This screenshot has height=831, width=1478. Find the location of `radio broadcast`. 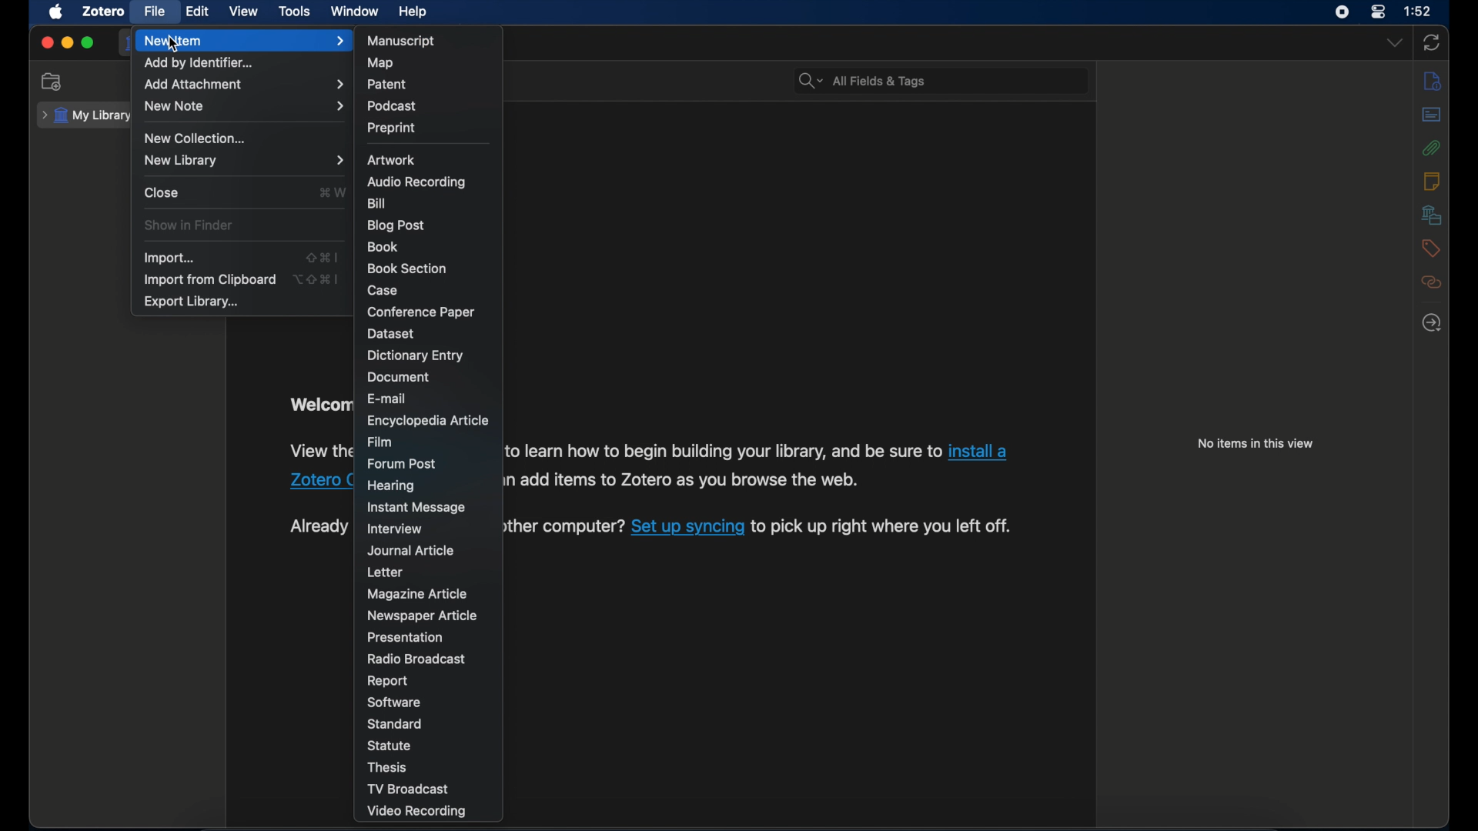

radio broadcast is located at coordinates (416, 659).